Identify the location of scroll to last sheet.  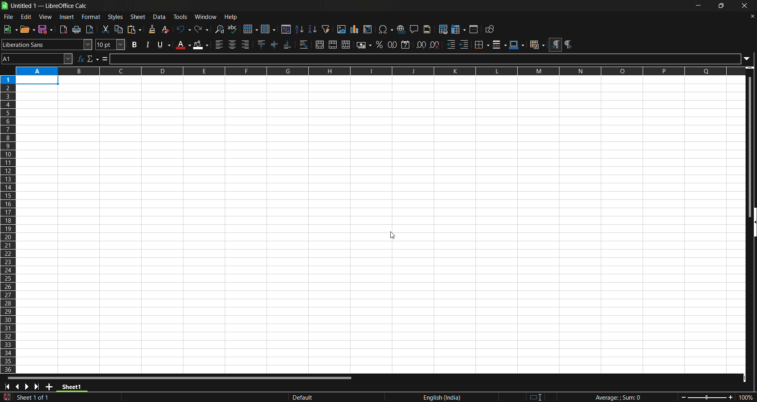
(39, 386).